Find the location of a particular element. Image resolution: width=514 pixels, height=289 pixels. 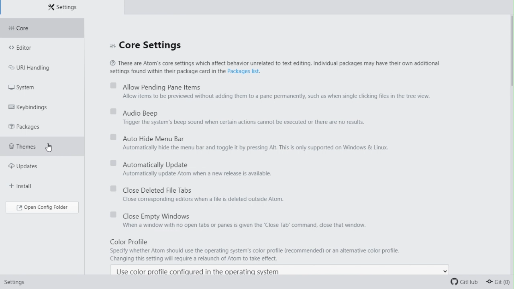

System is located at coordinates (27, 88).